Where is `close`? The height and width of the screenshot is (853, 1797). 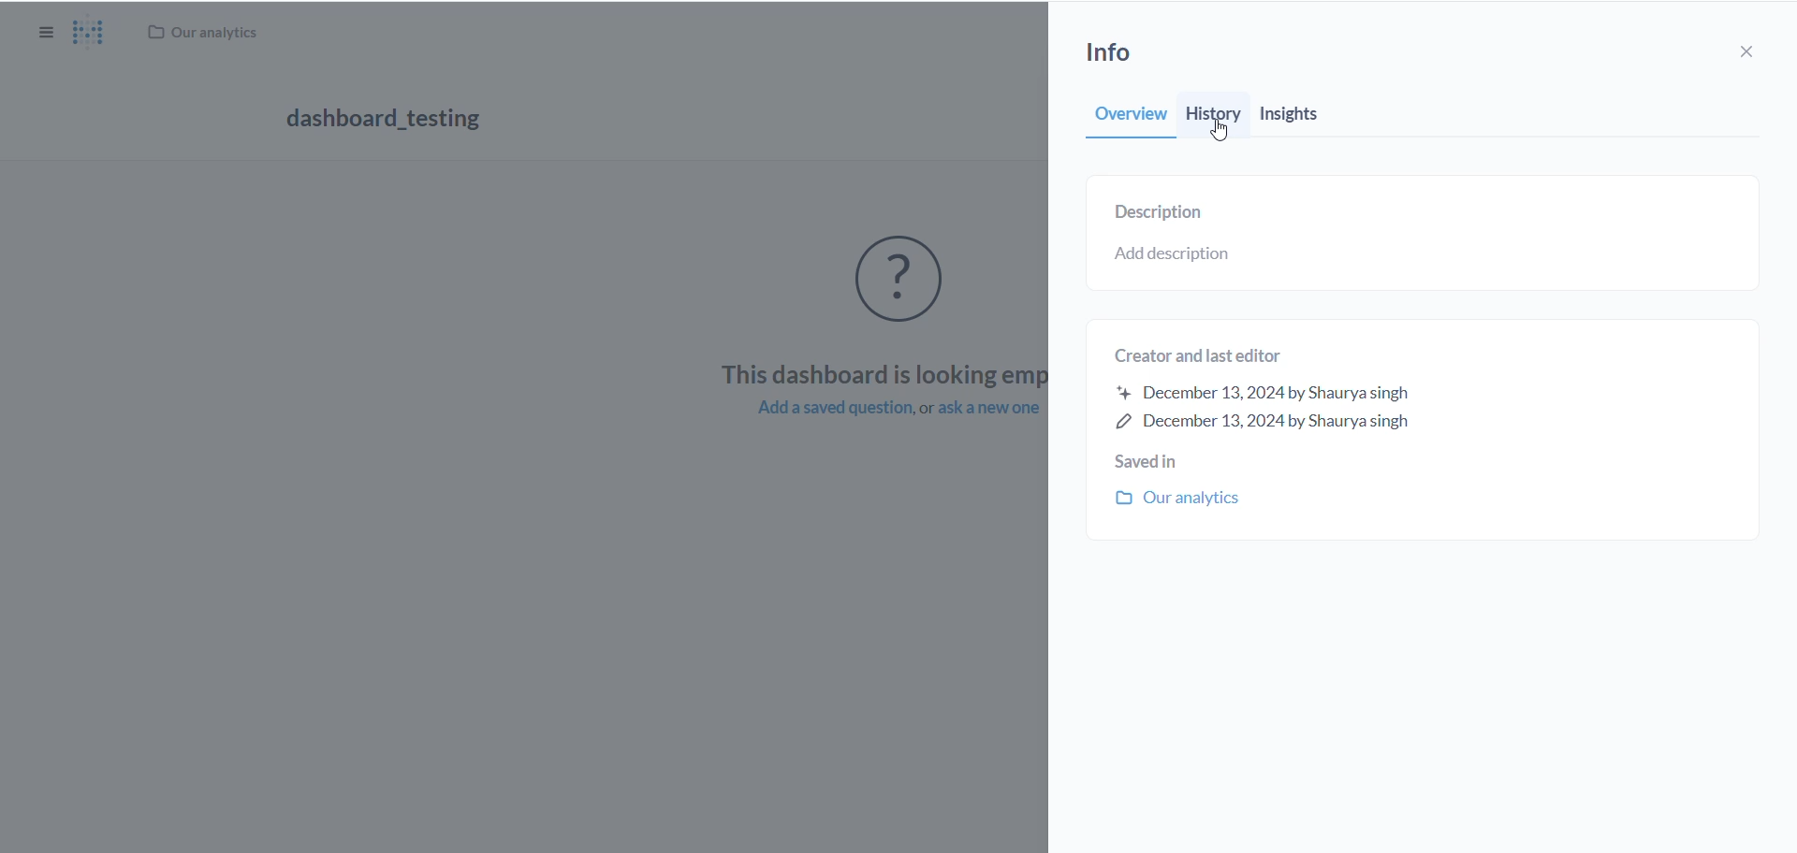
close is located at coordinates (1756, 51).